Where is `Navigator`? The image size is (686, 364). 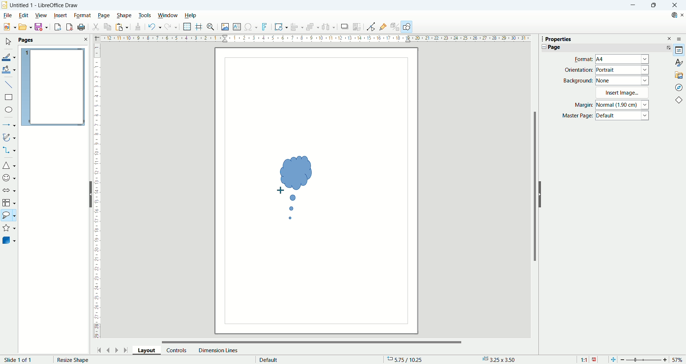 Navigator is located at coordinates (679, 87).